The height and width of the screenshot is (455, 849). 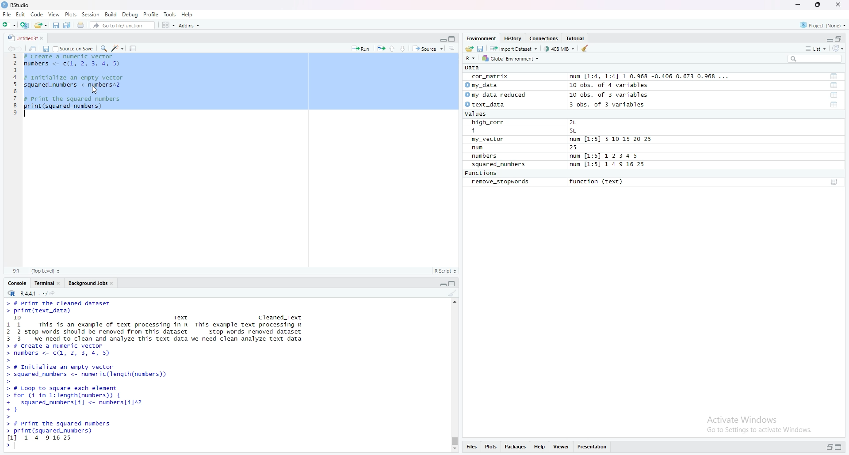 I want to click on Files, so click(x=471, y=448).